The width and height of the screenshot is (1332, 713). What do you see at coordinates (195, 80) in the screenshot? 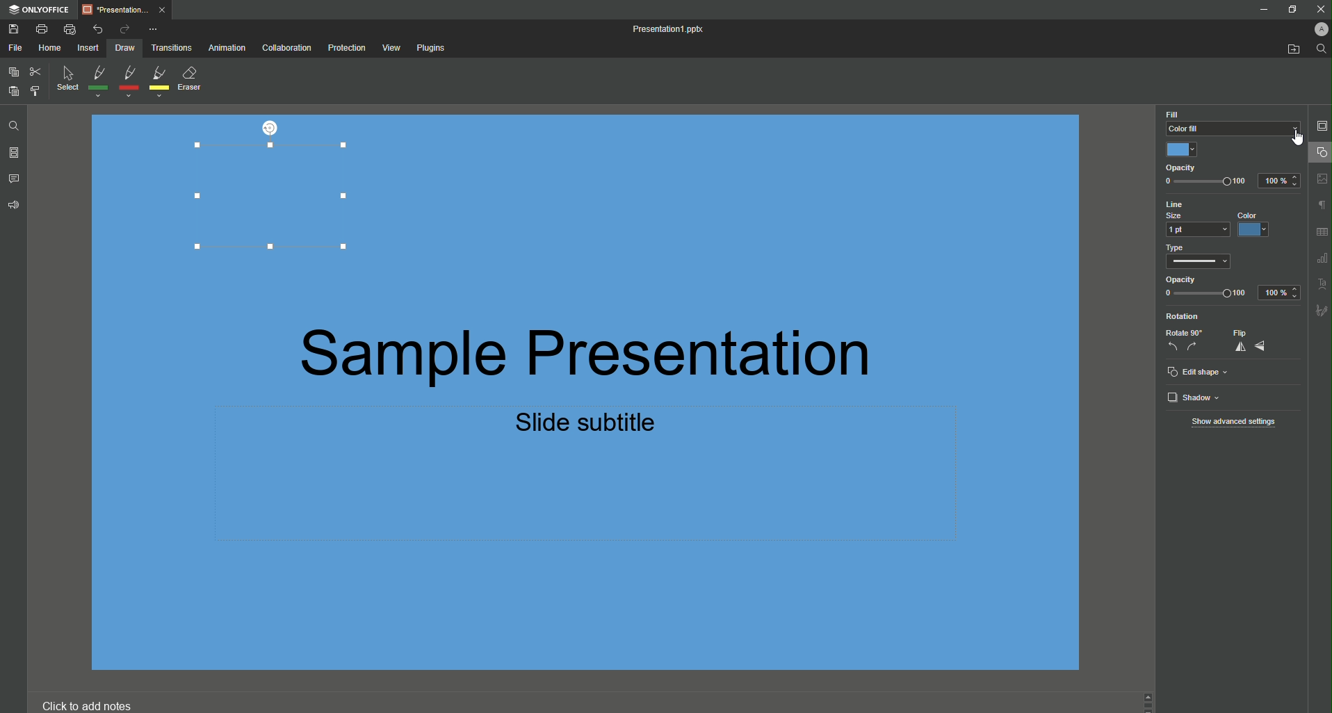
I see `Eraser` at bounding box center [195, 80].